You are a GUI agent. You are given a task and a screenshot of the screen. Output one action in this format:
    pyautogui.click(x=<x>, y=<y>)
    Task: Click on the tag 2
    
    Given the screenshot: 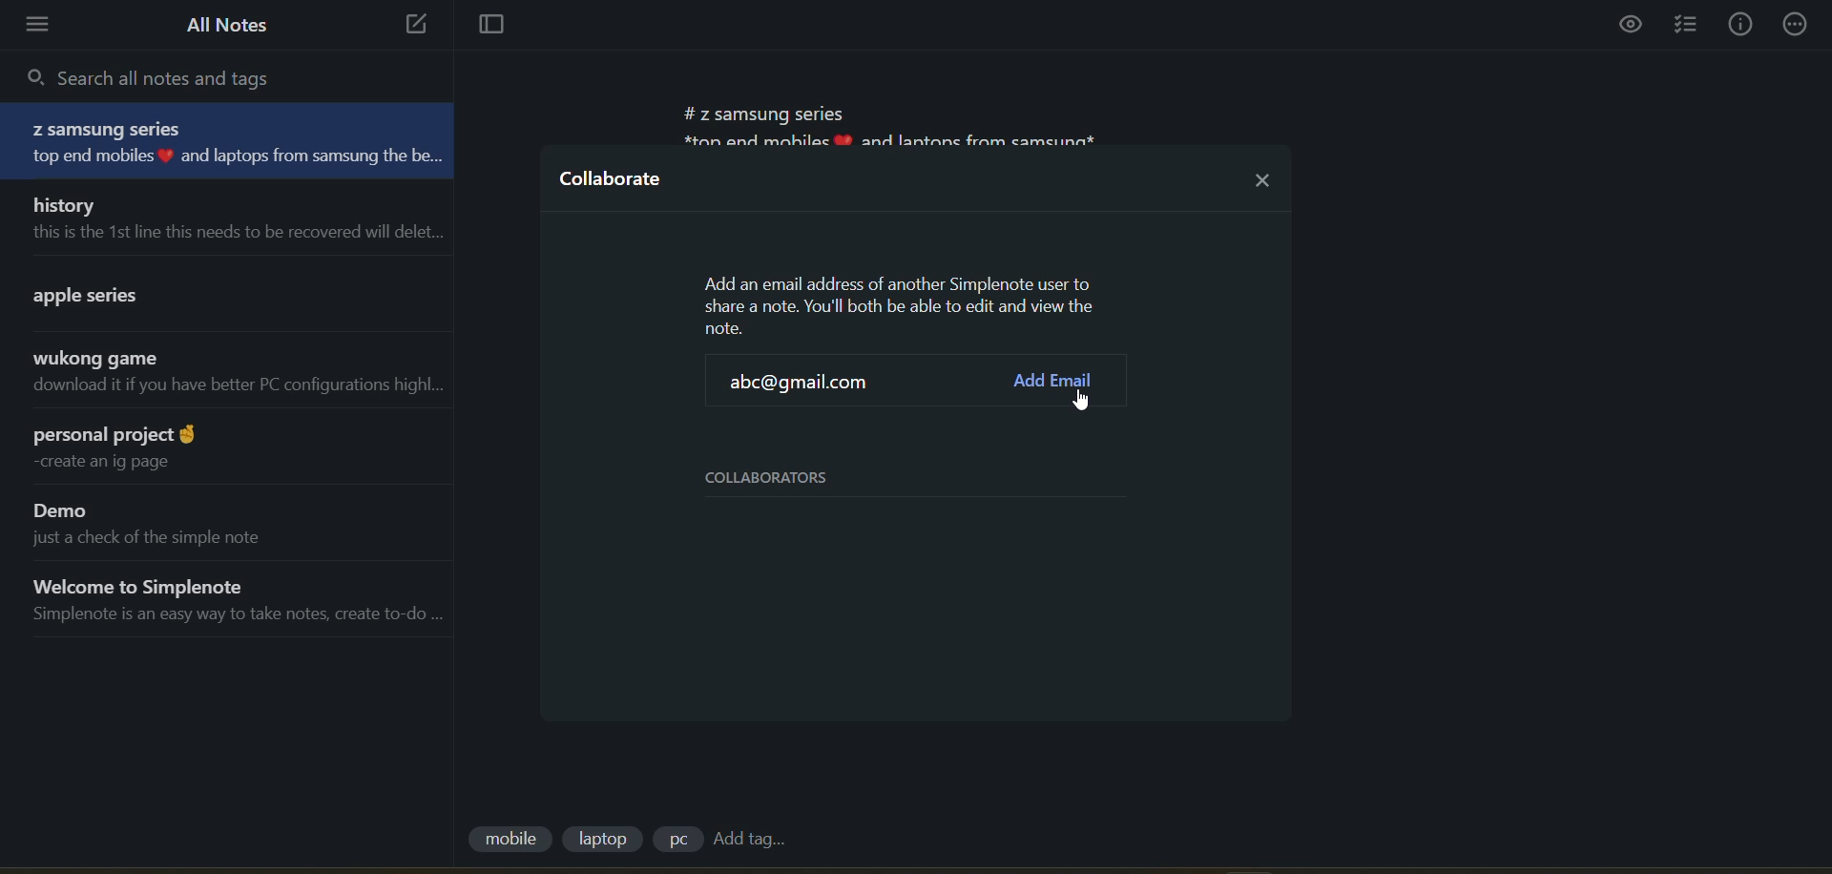 What is the action you would take?
    pyautogui.click(x=607, y=839)
    